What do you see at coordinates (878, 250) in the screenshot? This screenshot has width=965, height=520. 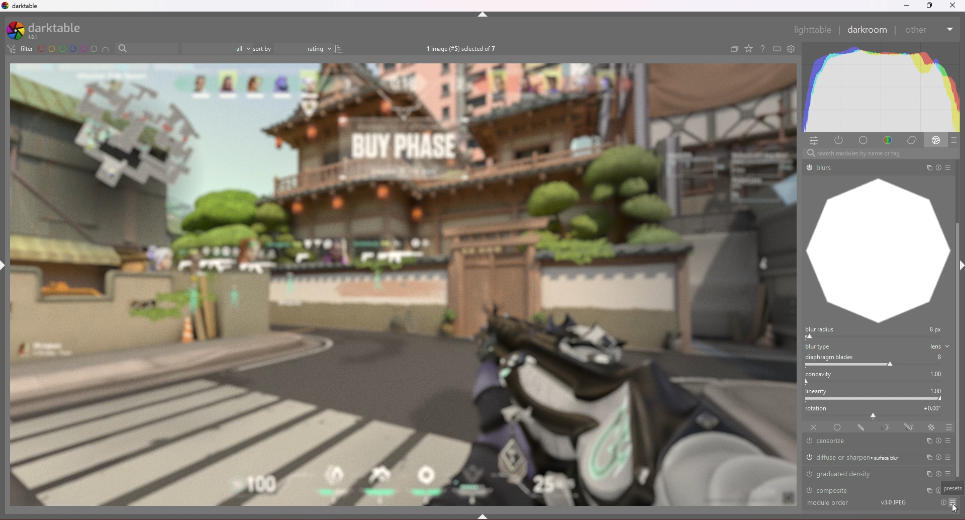 I see `graph` at bounding box center [878, 250].